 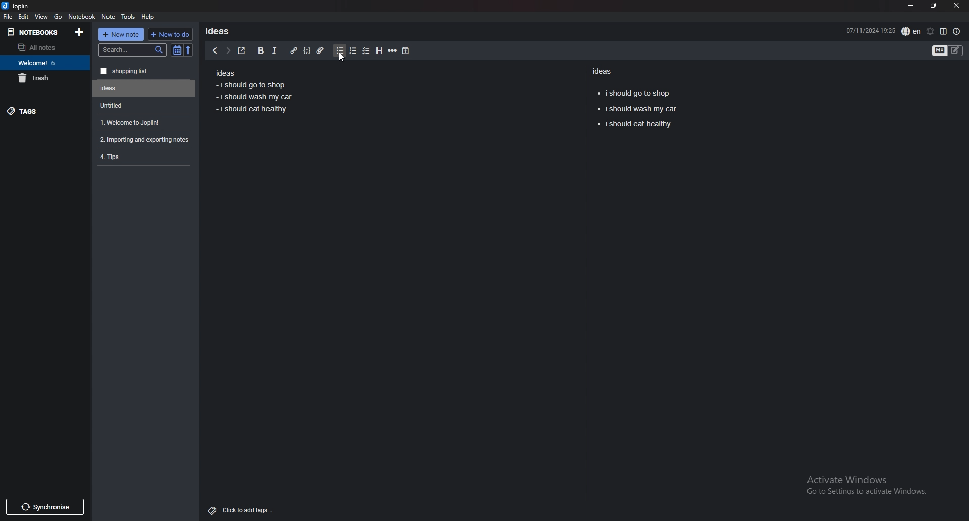 What do you see at coordinates (636, 110) in the screenshot?
I see `i should wash my car` at bounding box center [636, 110].